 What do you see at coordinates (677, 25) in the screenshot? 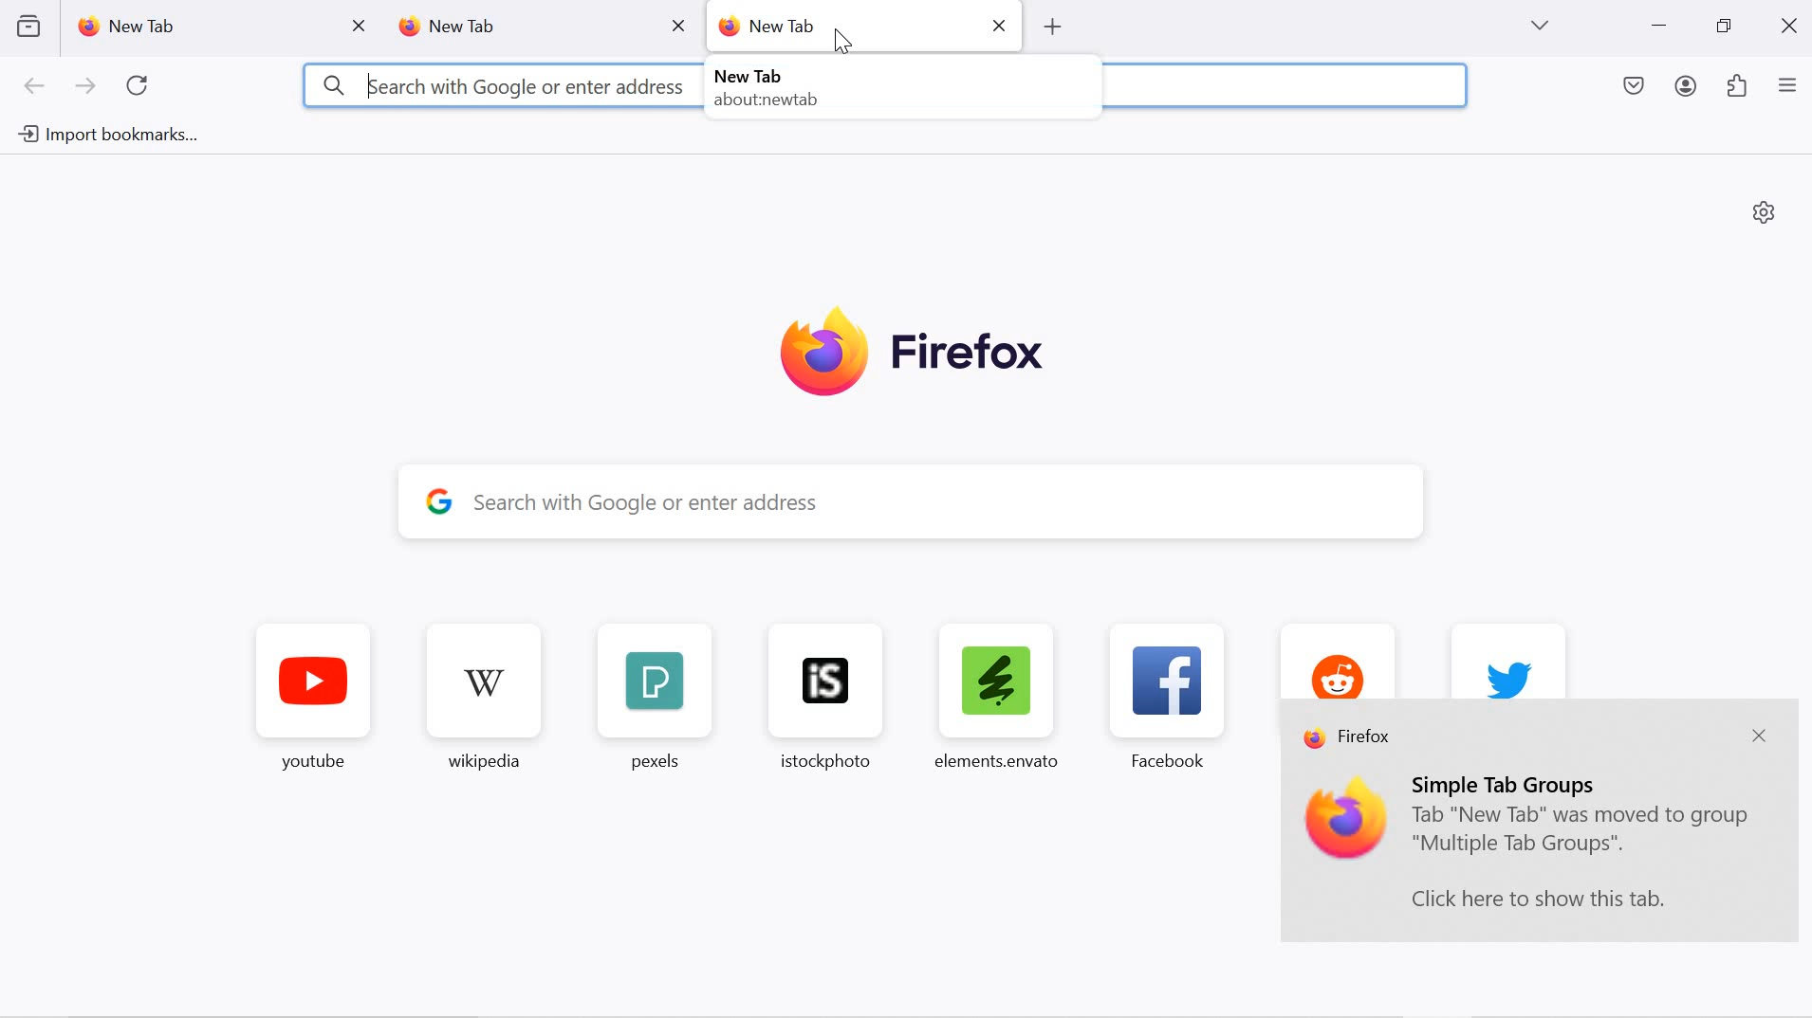
I see `close` at bounding box center [677, 25].